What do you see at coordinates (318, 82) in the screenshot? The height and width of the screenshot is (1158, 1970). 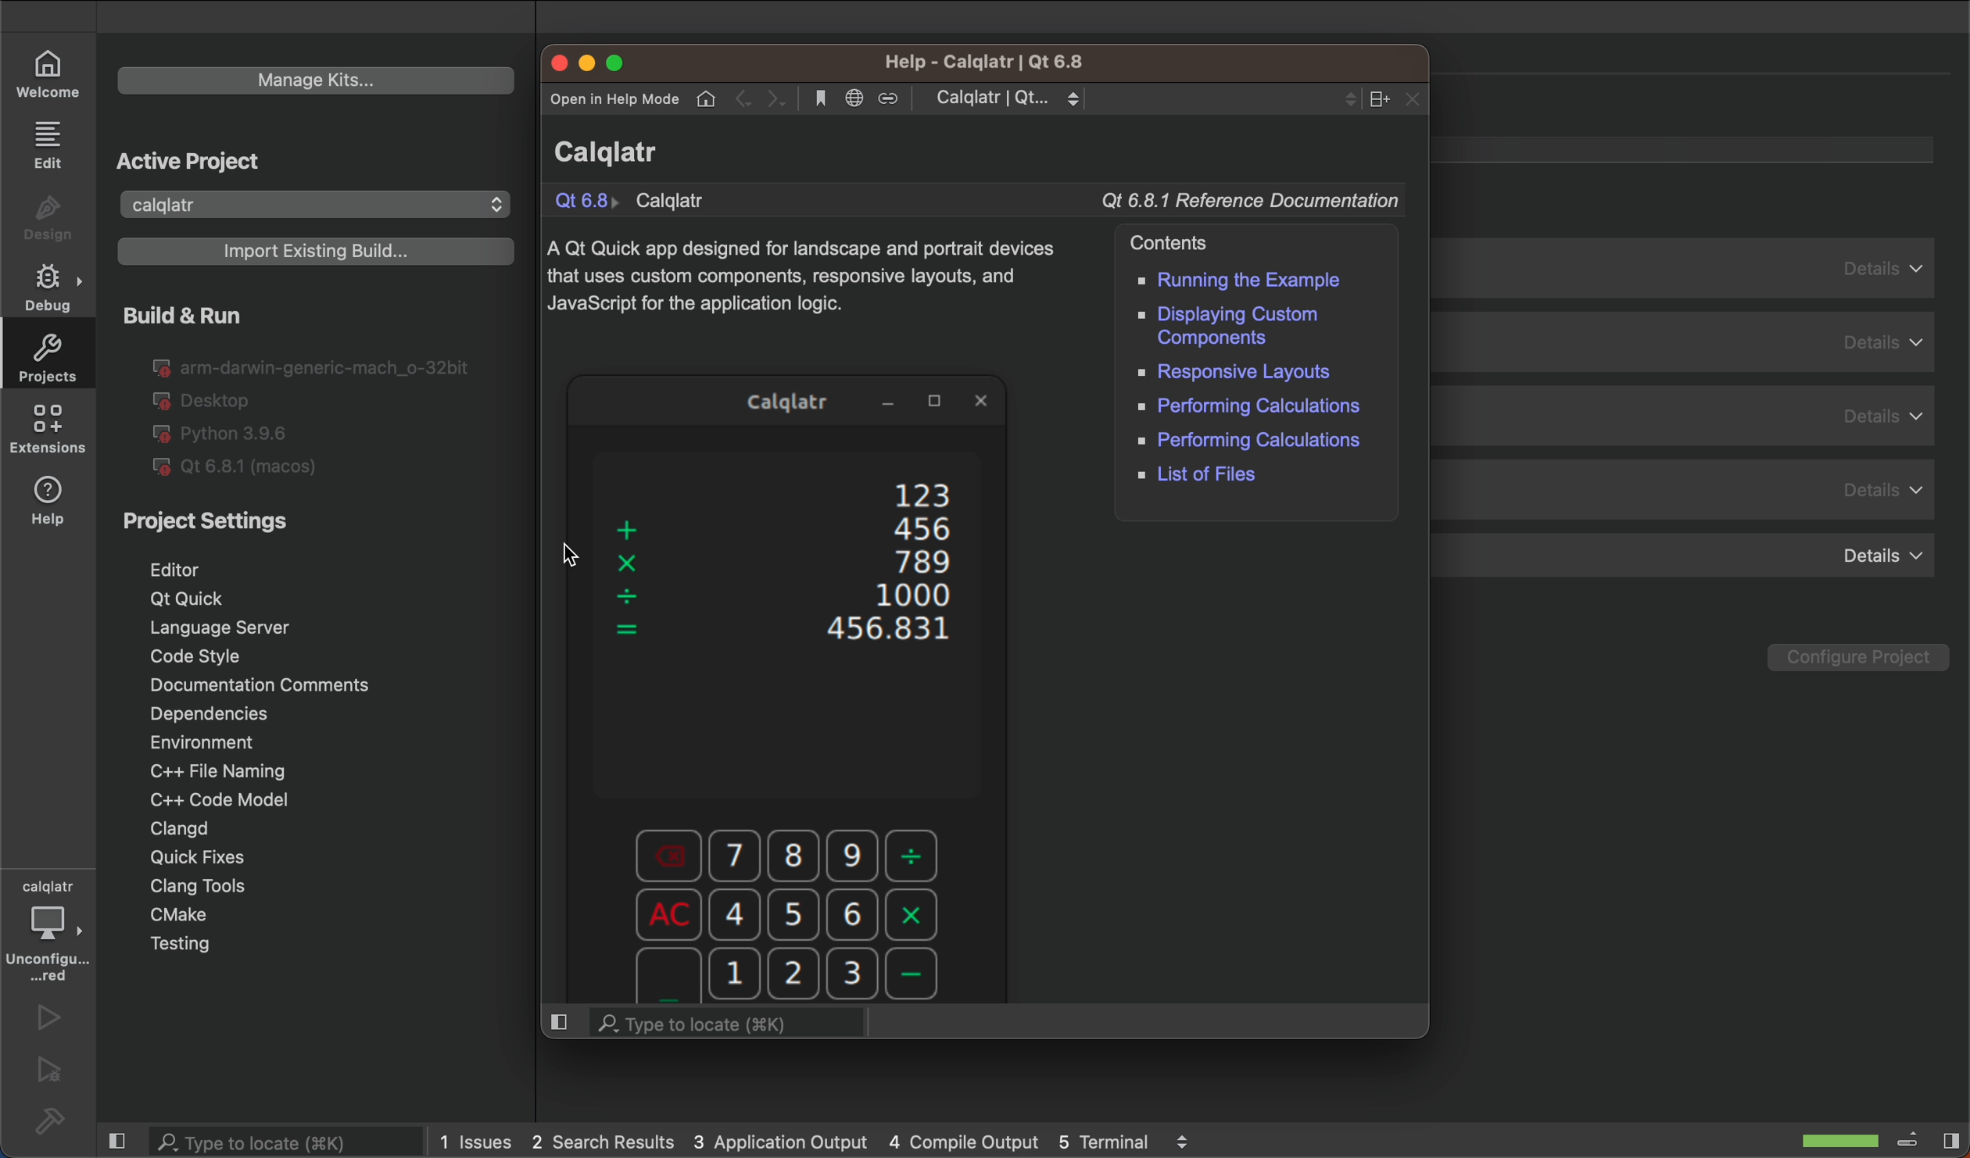 I see `Manage Kits` at bounding box center [318, 82].